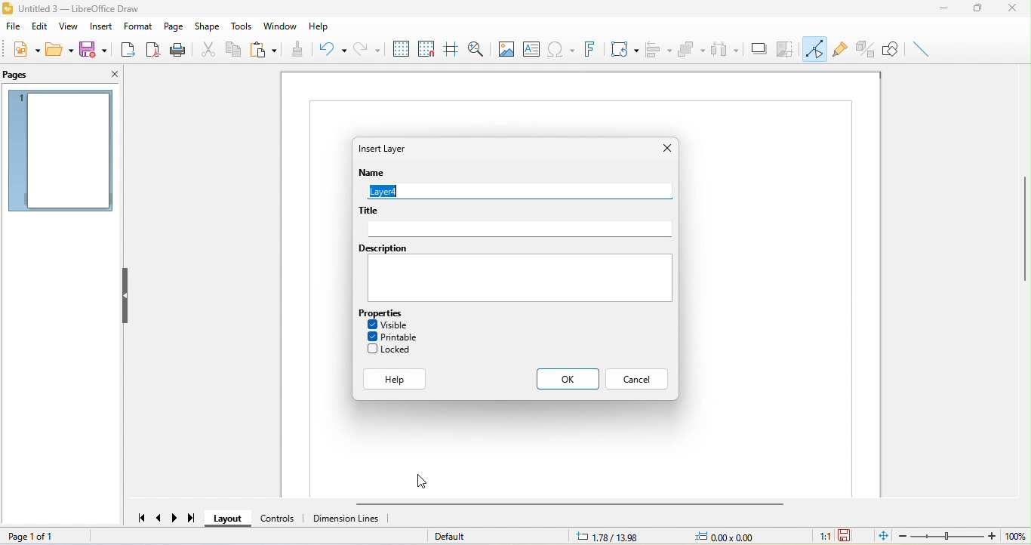  What do you see at coordinates (371, 211) in the screenshot?
I see `title` at bounding box center [371, 211].